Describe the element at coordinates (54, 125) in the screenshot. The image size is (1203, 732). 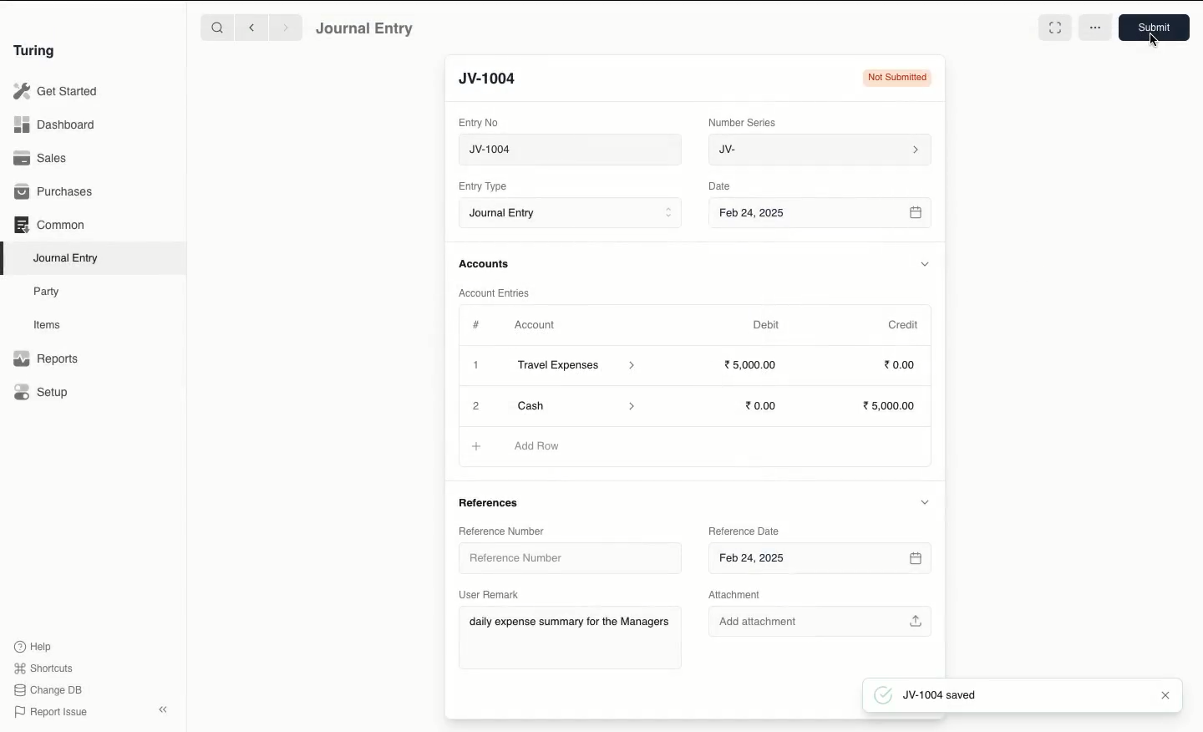
I see `Dashboard` at that location.